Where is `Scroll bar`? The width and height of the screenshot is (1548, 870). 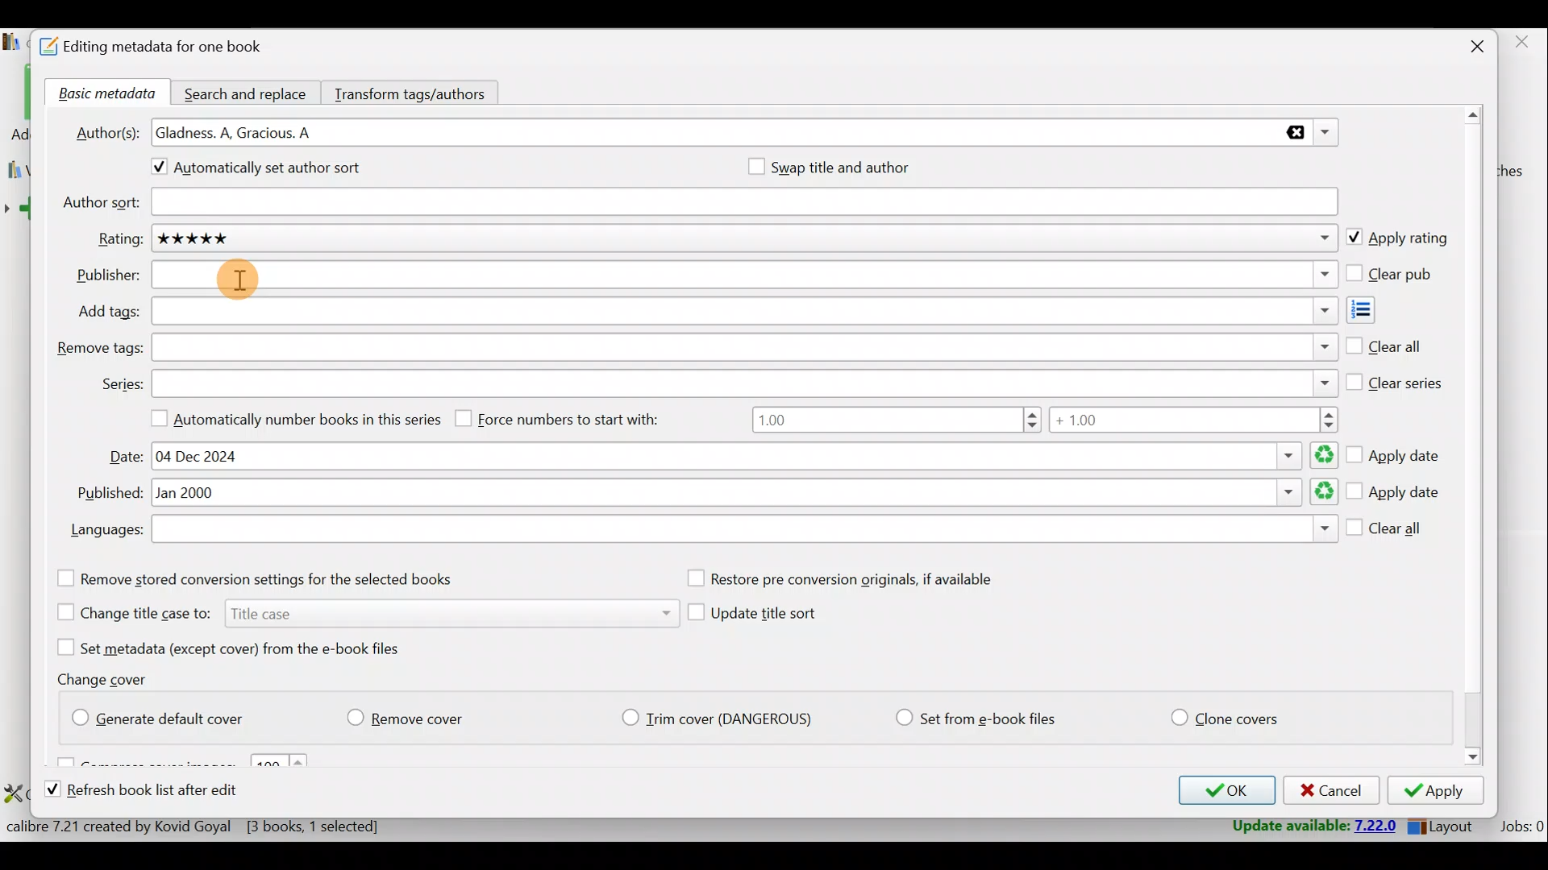
Scroll bar is located at coordinates (1475, 438).